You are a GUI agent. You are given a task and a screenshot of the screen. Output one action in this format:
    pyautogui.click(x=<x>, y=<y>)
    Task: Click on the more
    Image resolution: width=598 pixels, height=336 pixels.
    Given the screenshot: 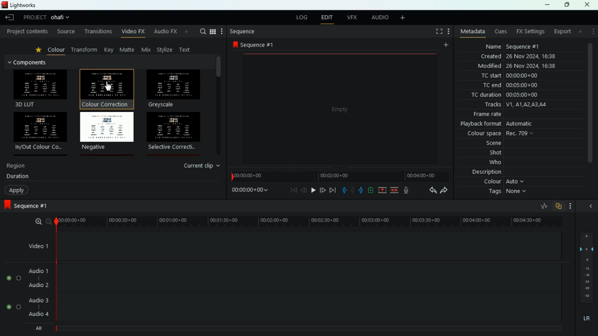 What is the action you would take?
    pyautogui.click(x=403, y=18)
    